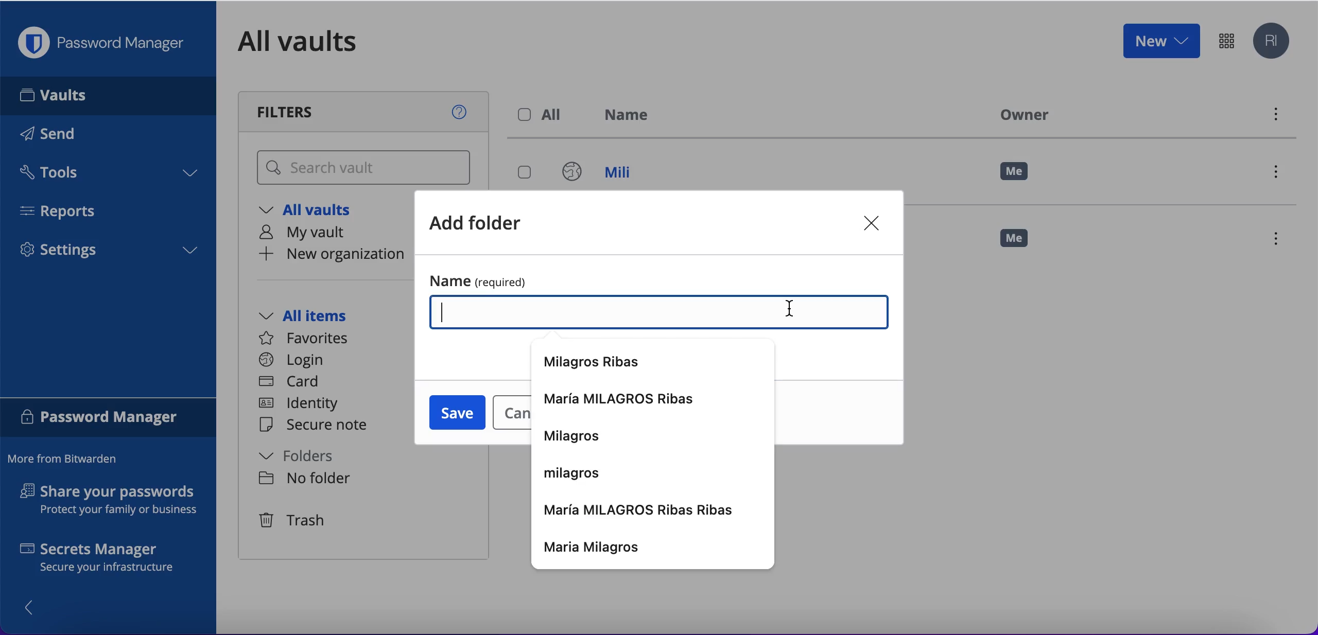  What do you see at coordinates (67, 460) in the screenshot?
I see `more from bitwarden` at bounding box center [67, 460].